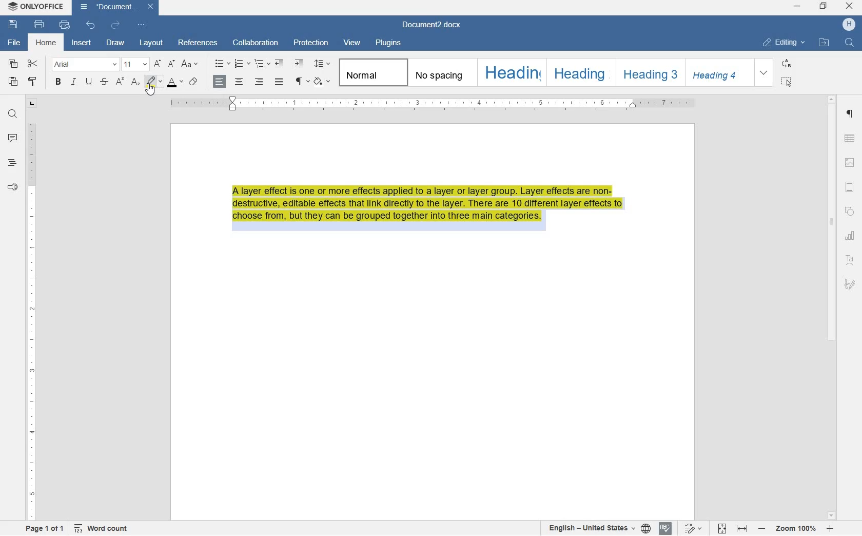 Image resolution: width=862 pixels, height=536 pixels. What do you see at coordinates (150, 90) in the screenshot?
I see `CURSOR` at bounding box center [150, 90].